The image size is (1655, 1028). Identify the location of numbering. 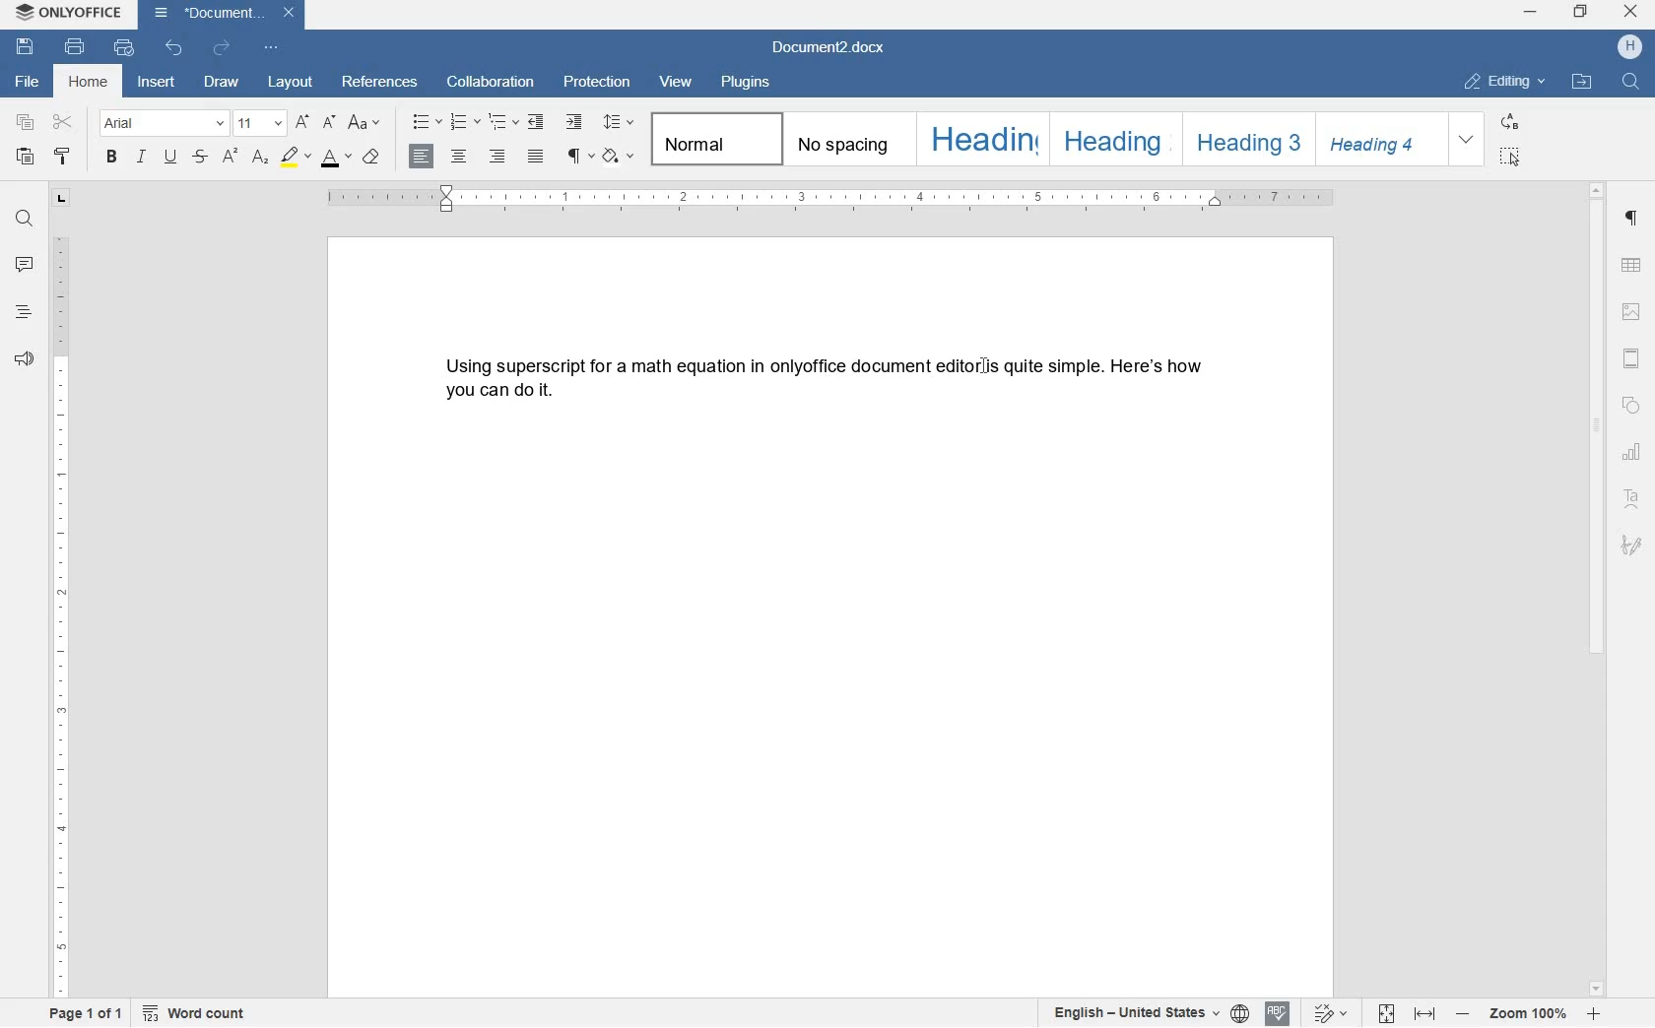
(464, 121).